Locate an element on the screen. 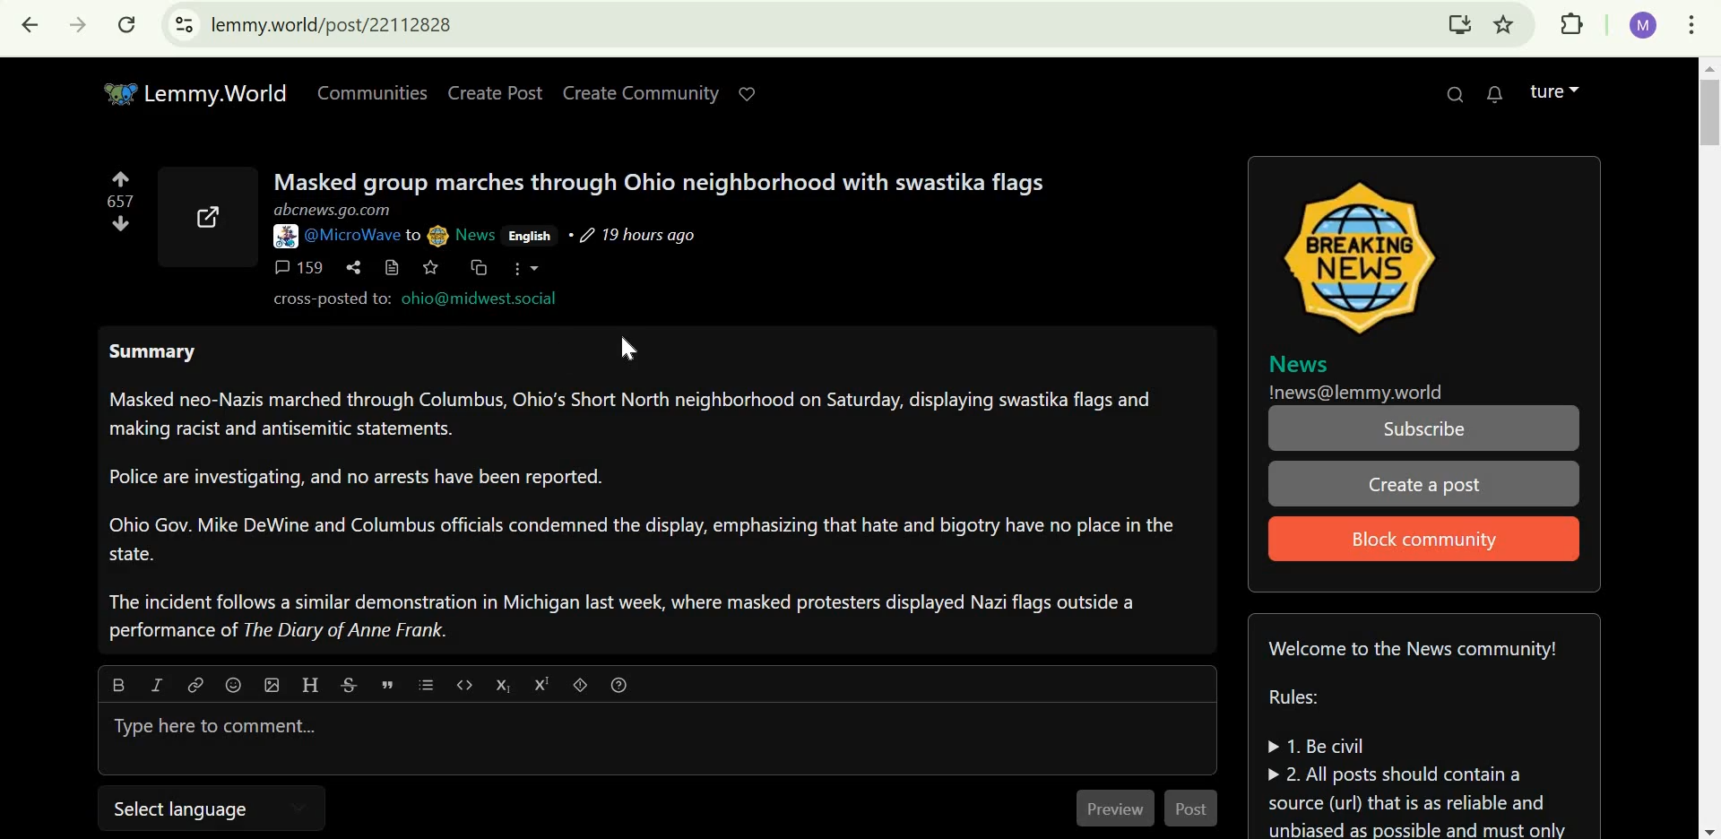 The width and height of the screenshot is (1721, 839). News is located at coordinates (475, 233).